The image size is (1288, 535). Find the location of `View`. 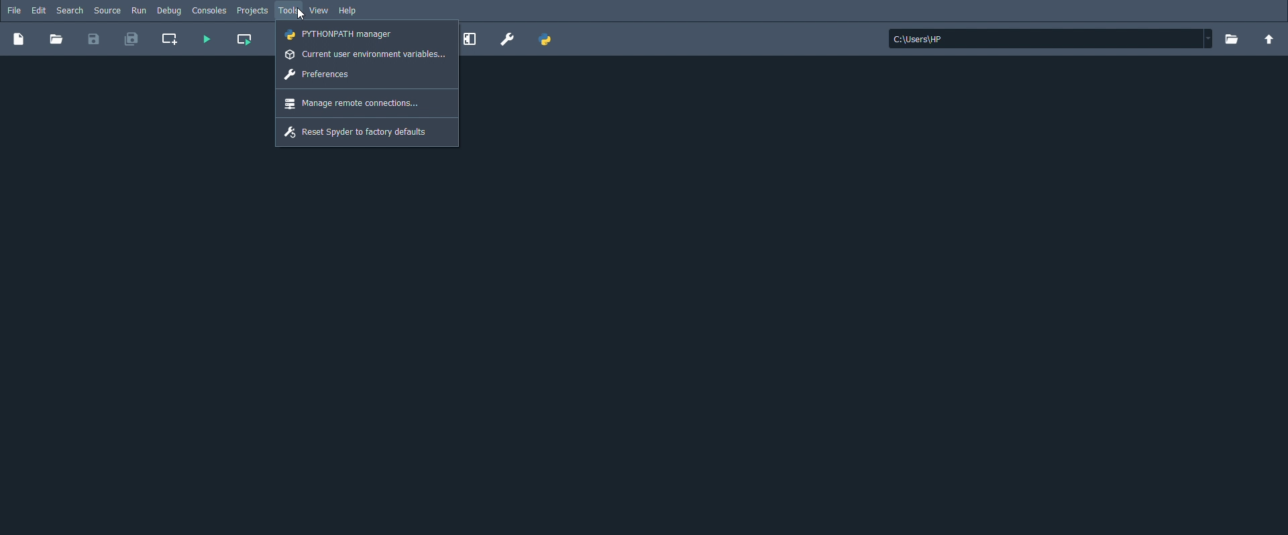

View is located at coordinates (319, 11).